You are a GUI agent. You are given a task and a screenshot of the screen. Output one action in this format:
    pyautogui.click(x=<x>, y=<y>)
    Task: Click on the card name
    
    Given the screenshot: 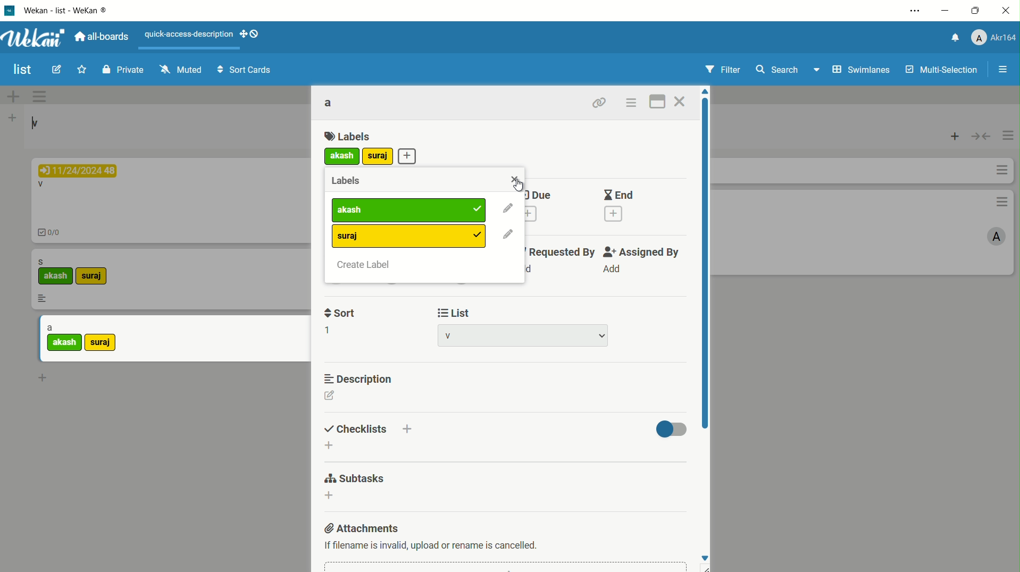 What is the action you would take?
    pyautogui.click(x=329, y=104)
    